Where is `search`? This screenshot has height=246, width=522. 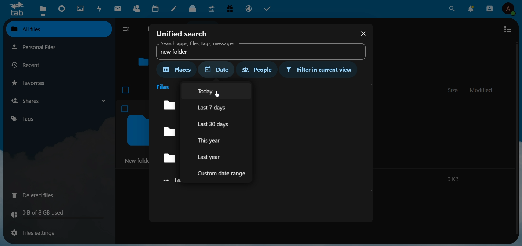
search is located at coordinates (452, 8).